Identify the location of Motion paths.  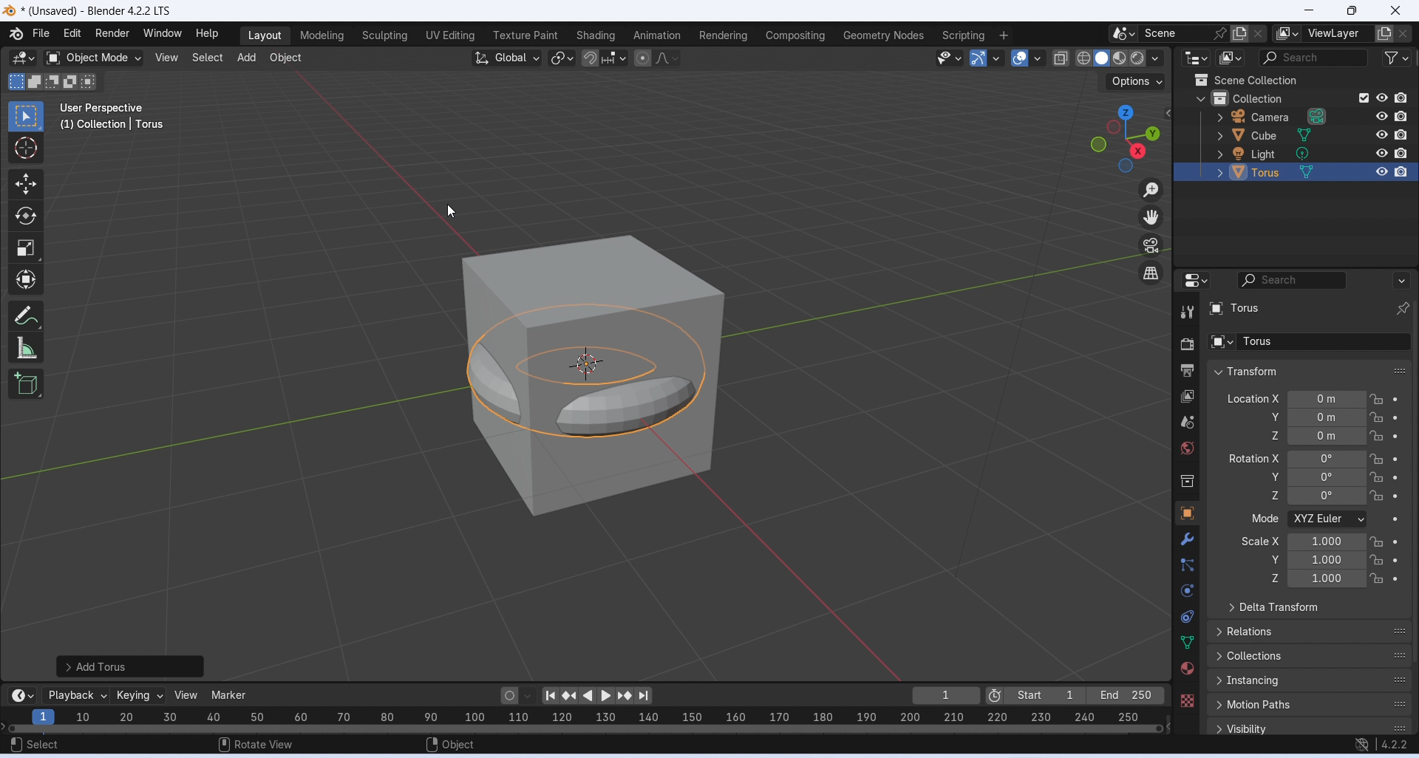
(1310, 706).